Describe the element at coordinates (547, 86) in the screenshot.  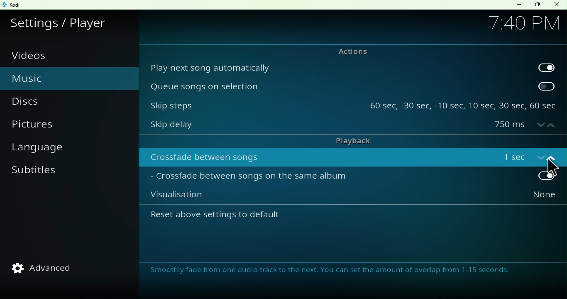
I see `toggle` at that location.